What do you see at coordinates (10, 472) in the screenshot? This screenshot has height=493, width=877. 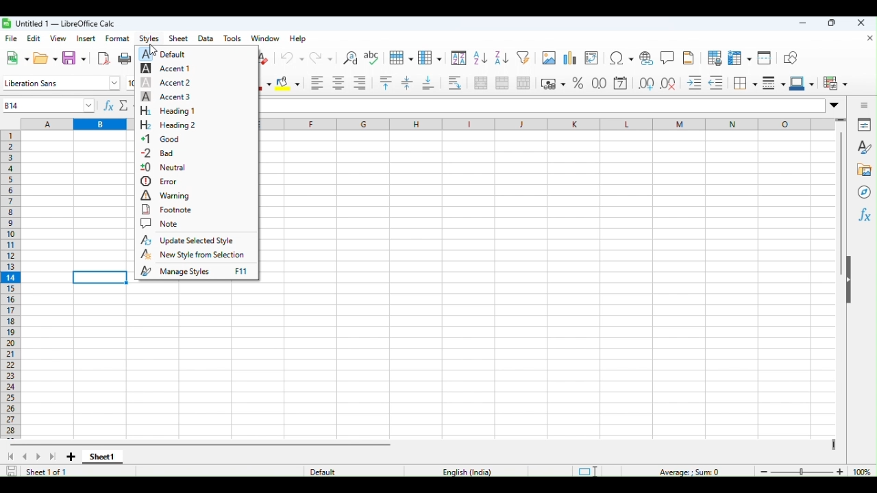 I see `save` at bounding box center [10, 472].